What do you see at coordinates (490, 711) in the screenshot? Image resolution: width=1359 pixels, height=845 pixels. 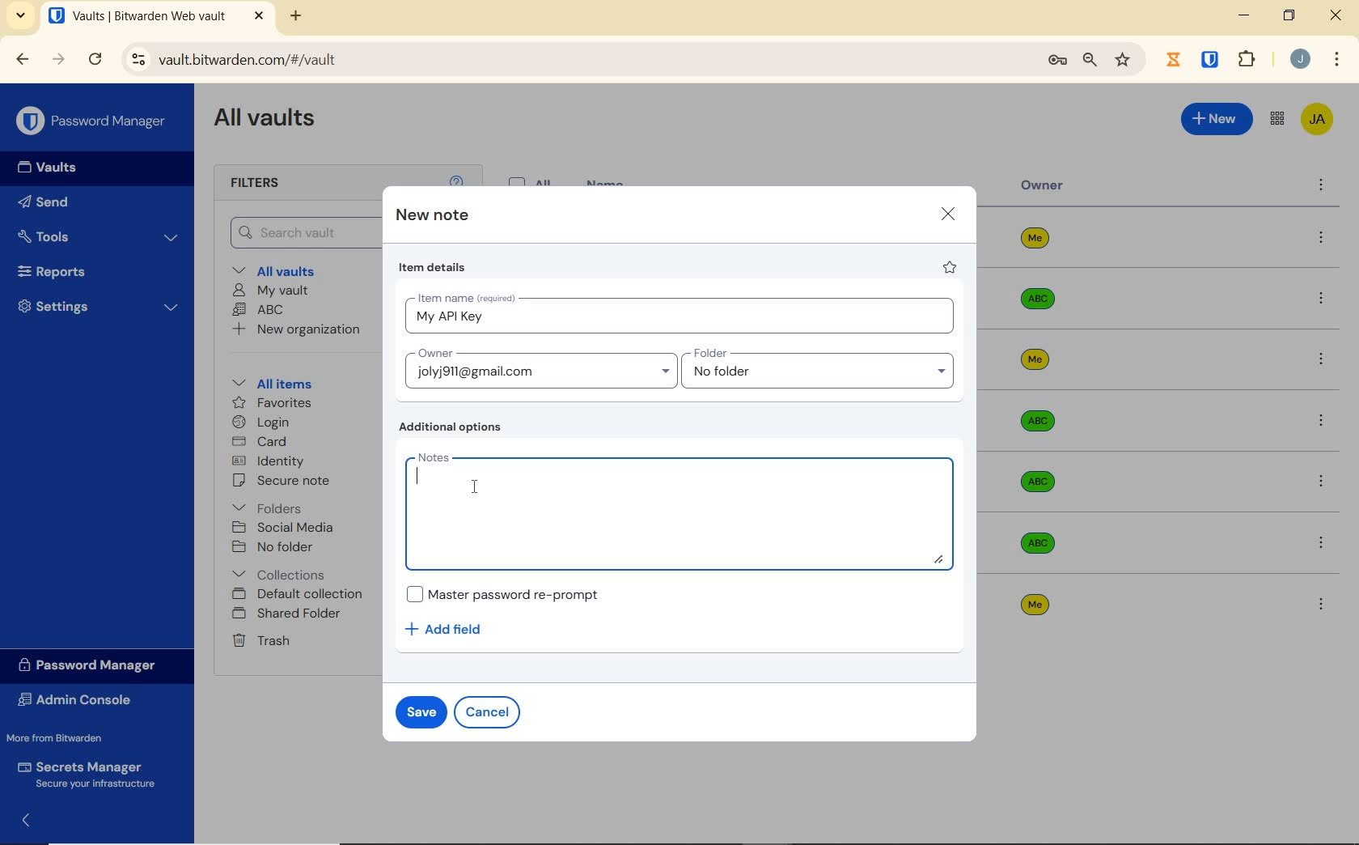 I see `cancel` at bounding box center [490, 711].